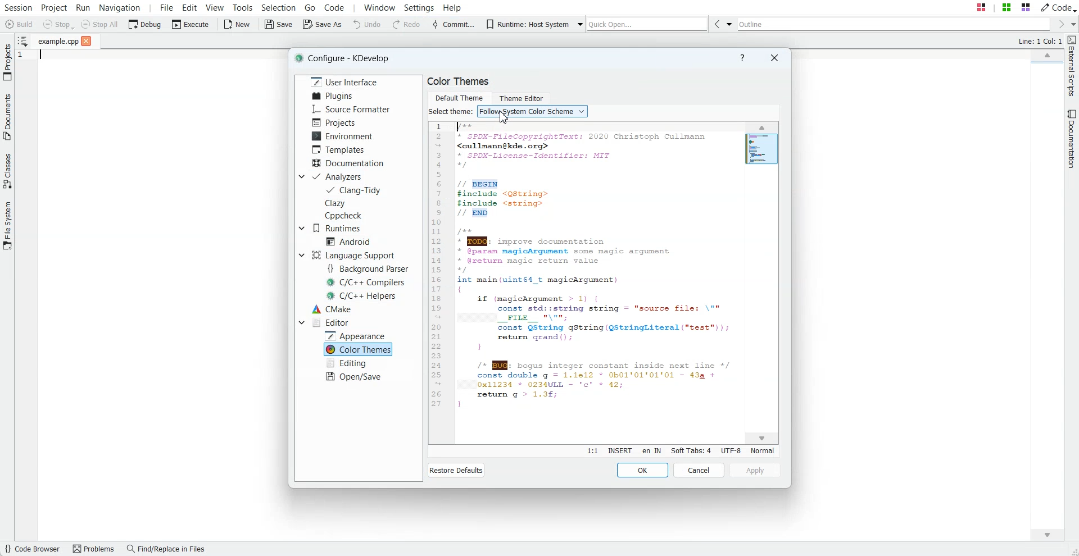 This screenshot has width=1079, height=556. Describe the element at coordinates (587, 281) in the screenshot. I see `Text` at that location.